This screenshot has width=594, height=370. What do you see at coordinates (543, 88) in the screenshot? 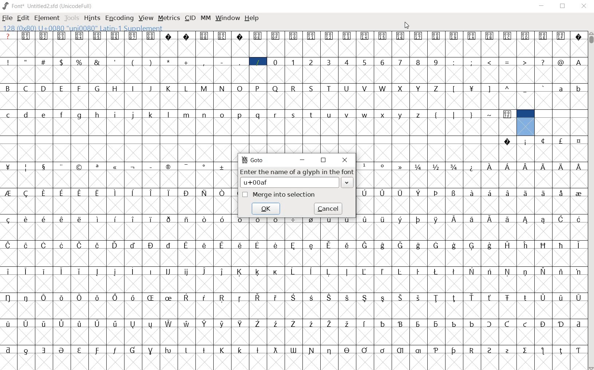
I see ``` at bounding box center [543, 88].